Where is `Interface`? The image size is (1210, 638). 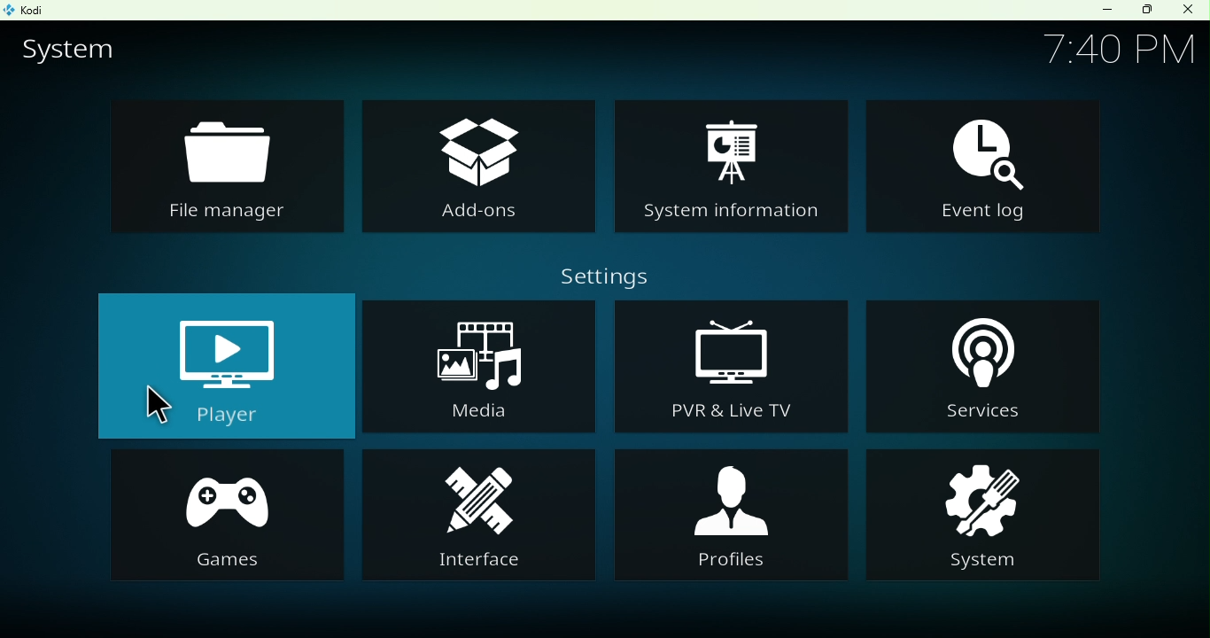 Interface is located at coordinates (478, 517).